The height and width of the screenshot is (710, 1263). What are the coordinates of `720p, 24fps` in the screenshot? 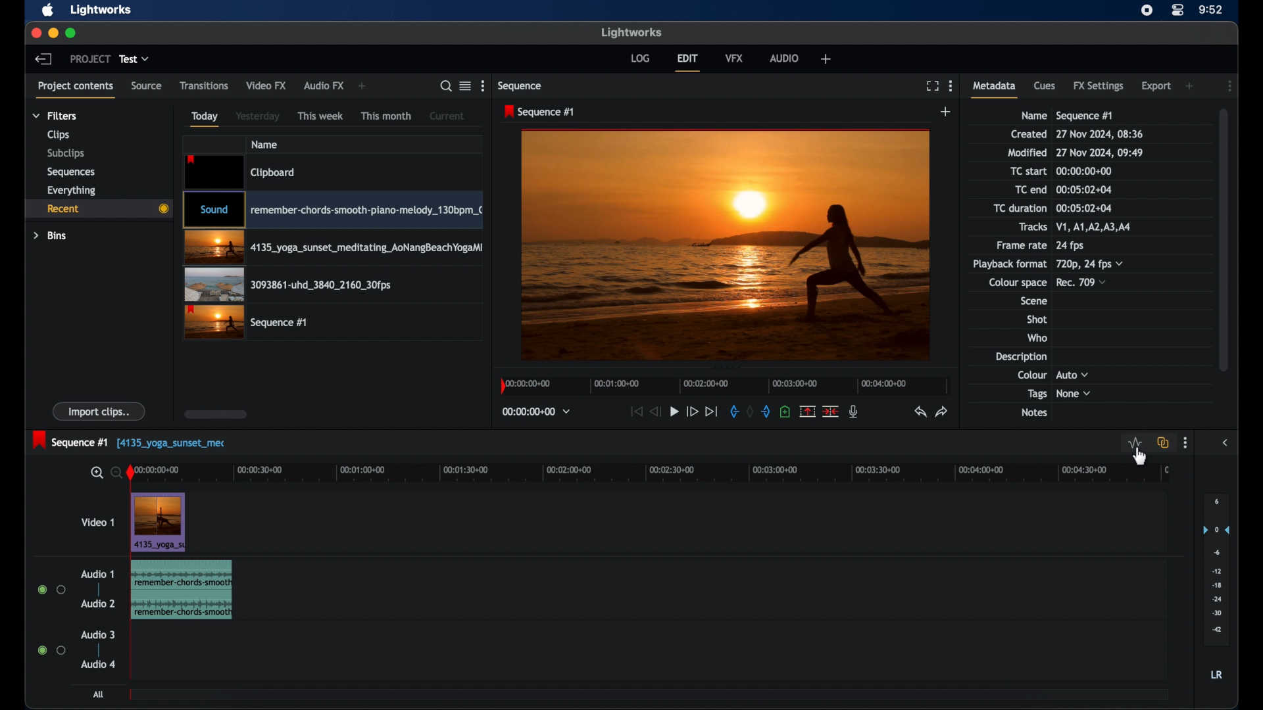 It's located at (1090, 264).